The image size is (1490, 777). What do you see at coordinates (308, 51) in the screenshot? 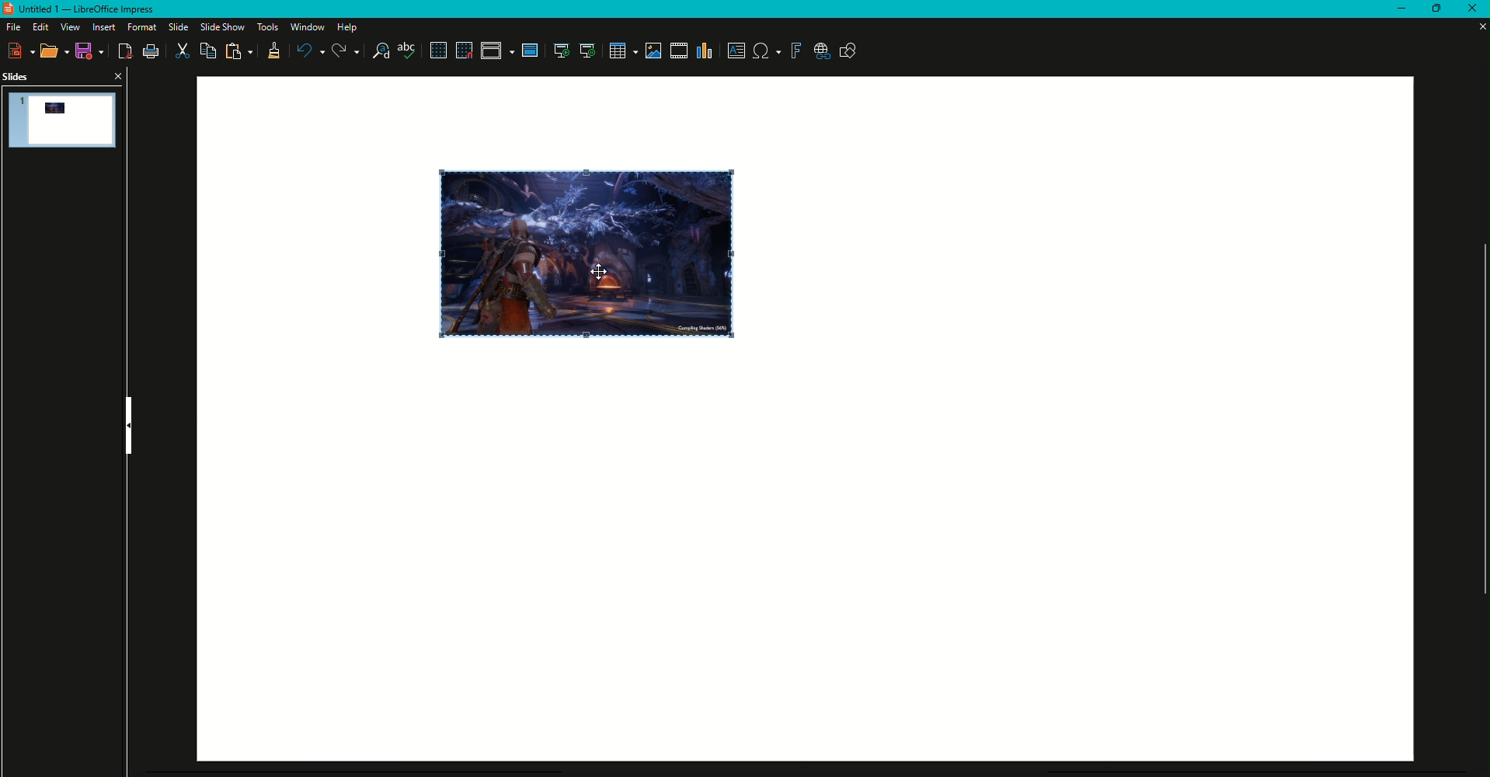
I see `Undo` at bounding box center [308, 51].